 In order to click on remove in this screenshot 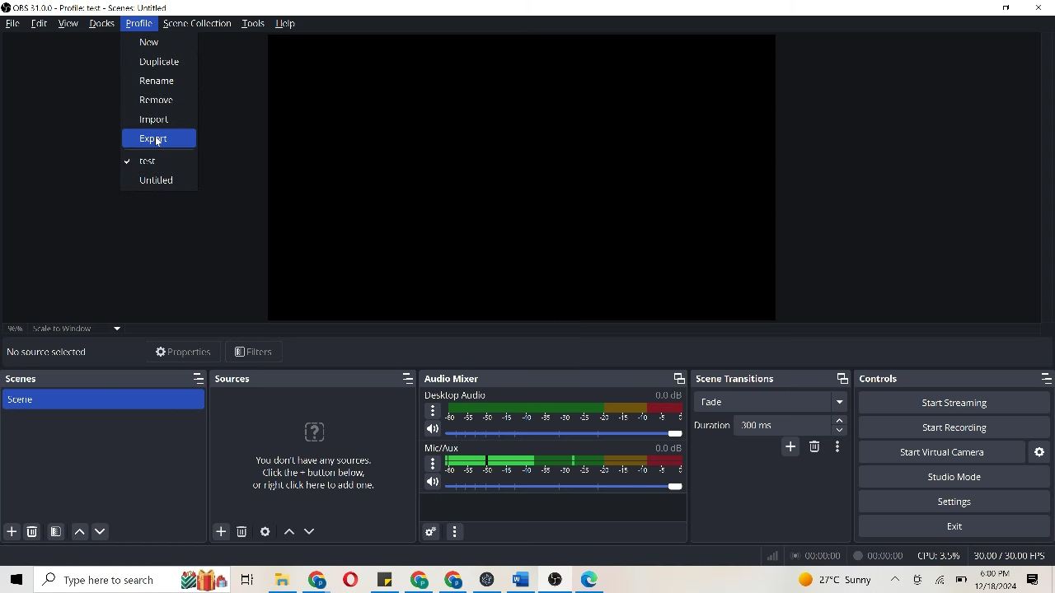, I will do `click(152, 98)`.